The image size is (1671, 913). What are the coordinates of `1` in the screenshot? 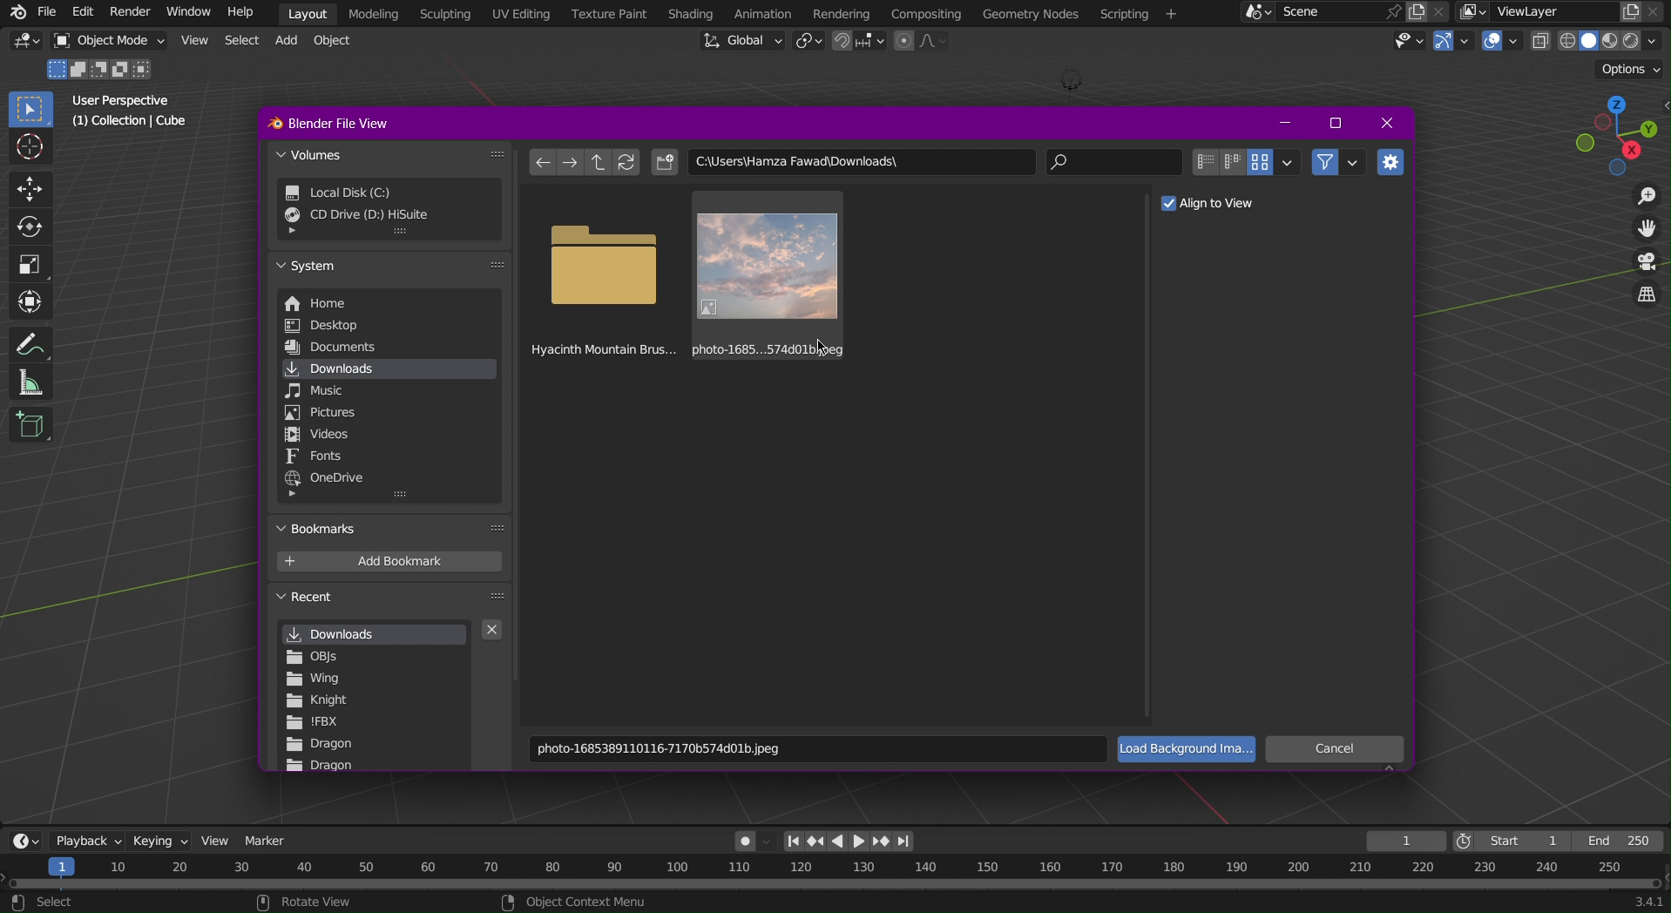 It's located at (1408, 838).